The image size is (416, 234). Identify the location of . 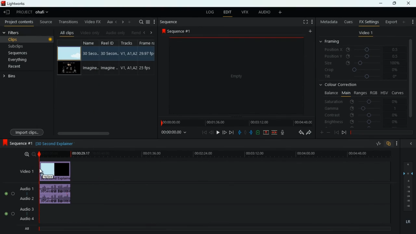
(408, 201).